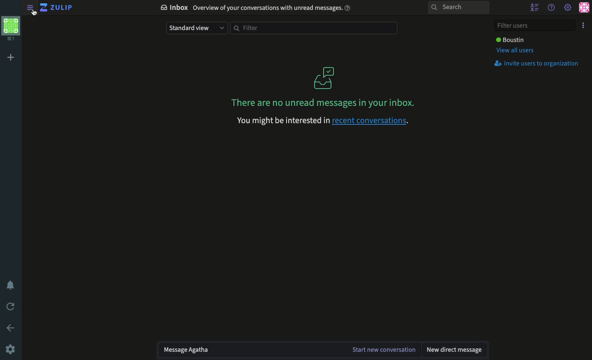  Describe the element at coordinates (511, 40) in the screenshot. I see `User` at that location.